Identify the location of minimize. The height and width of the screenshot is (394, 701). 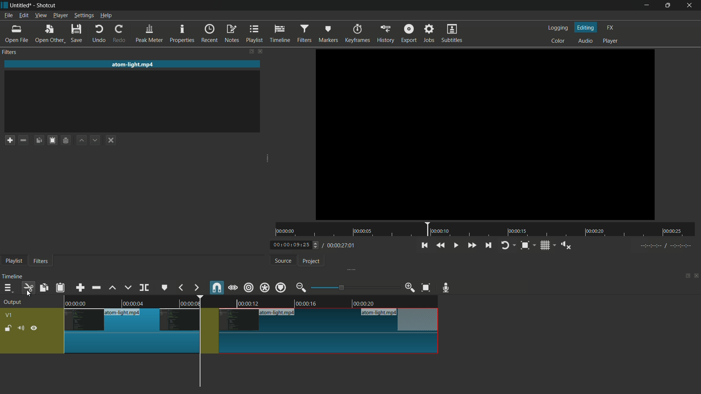
(646, 5).